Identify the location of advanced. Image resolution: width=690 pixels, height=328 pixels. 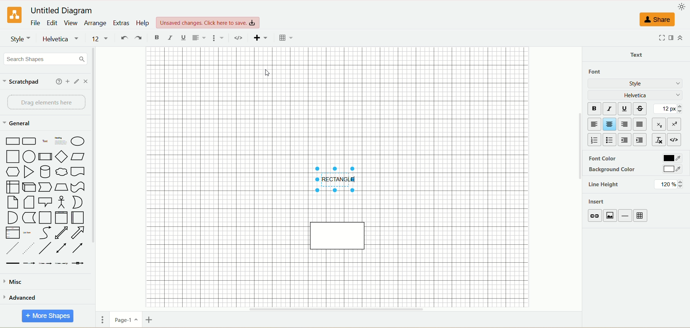
(21, 297).